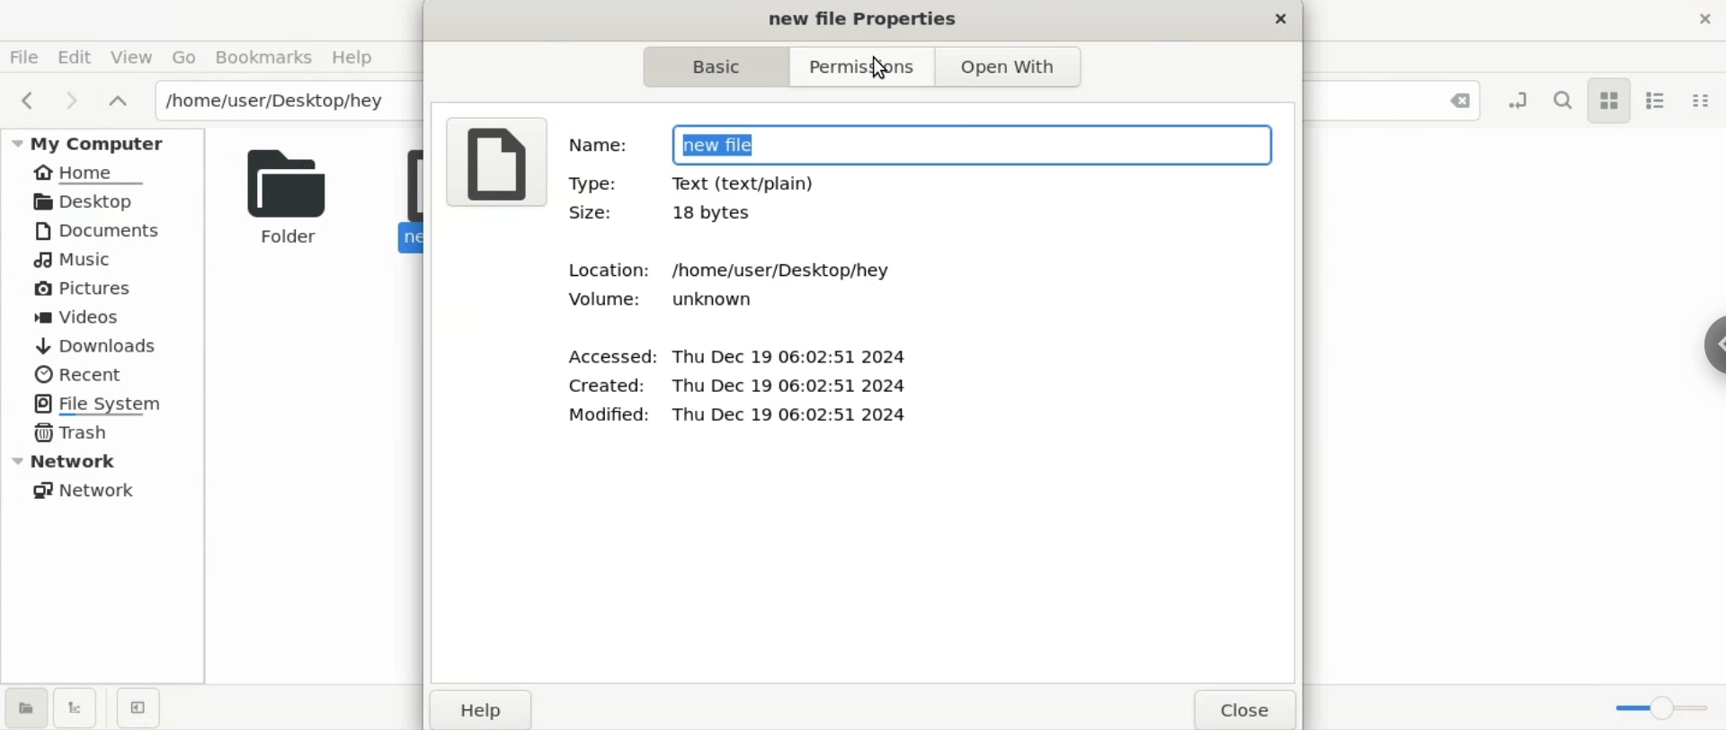 This screenshot has width=1726, height=730. What do you see at coordinates (1283, 22) in the screenshot?
I see `close` at bounding box center [1283, 22].